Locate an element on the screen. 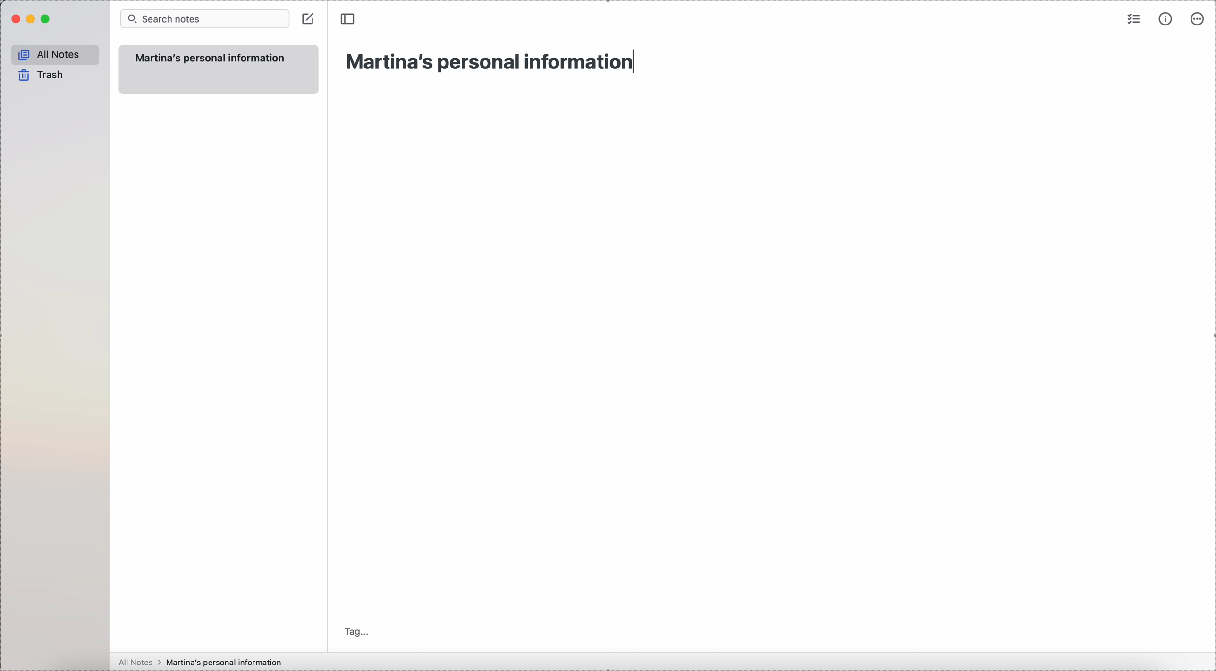 The width and height of the screenshot is (1216, 671). title: Martina's personal information is located at coordinates (489, 61).